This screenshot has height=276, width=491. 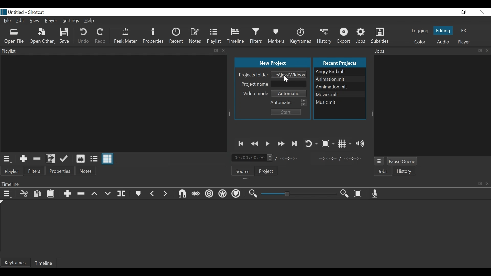 I want to click on Ripple, so click(x=209, y=195).